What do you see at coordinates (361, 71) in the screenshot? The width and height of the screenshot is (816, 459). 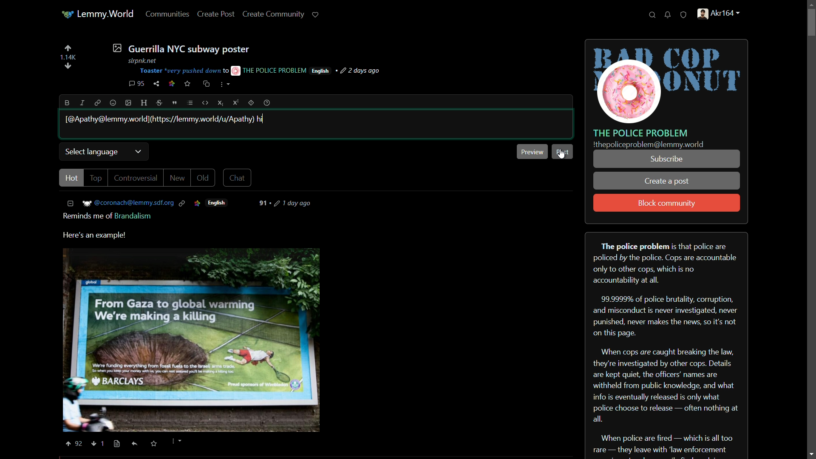 I see `post-time` at bounding box center [361, 71].